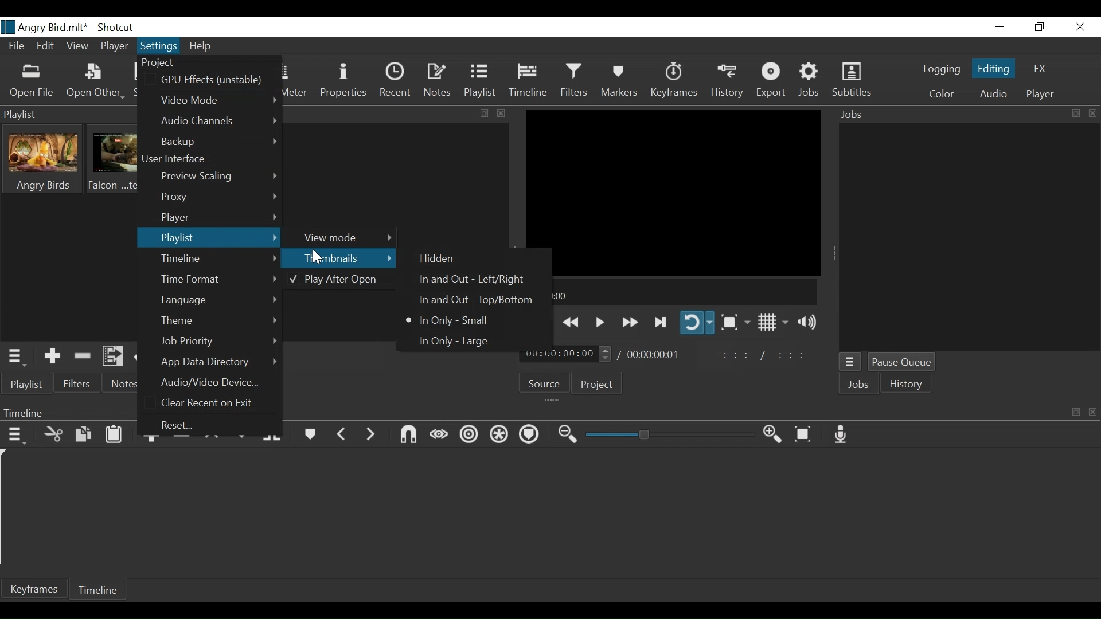  What do you see at coordinates (293, 82) in the screenshot?
I see `Peak Meter` at bounding box center [293, 82].